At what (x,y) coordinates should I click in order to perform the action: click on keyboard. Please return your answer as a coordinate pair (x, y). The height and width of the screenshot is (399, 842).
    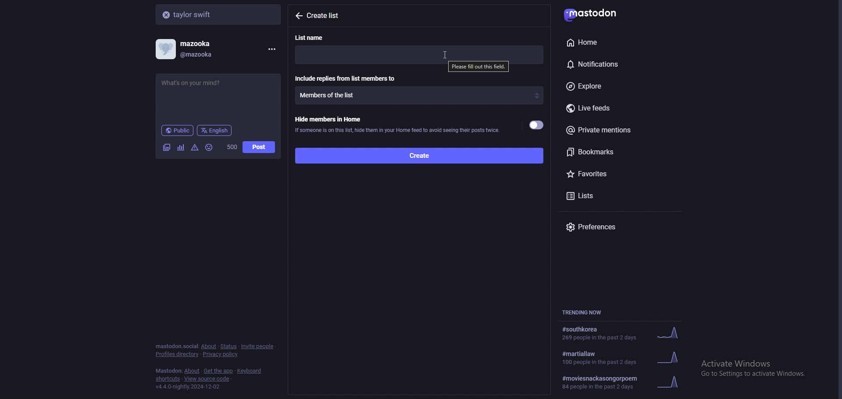
    Looking at the image, I should click on (250, 371).